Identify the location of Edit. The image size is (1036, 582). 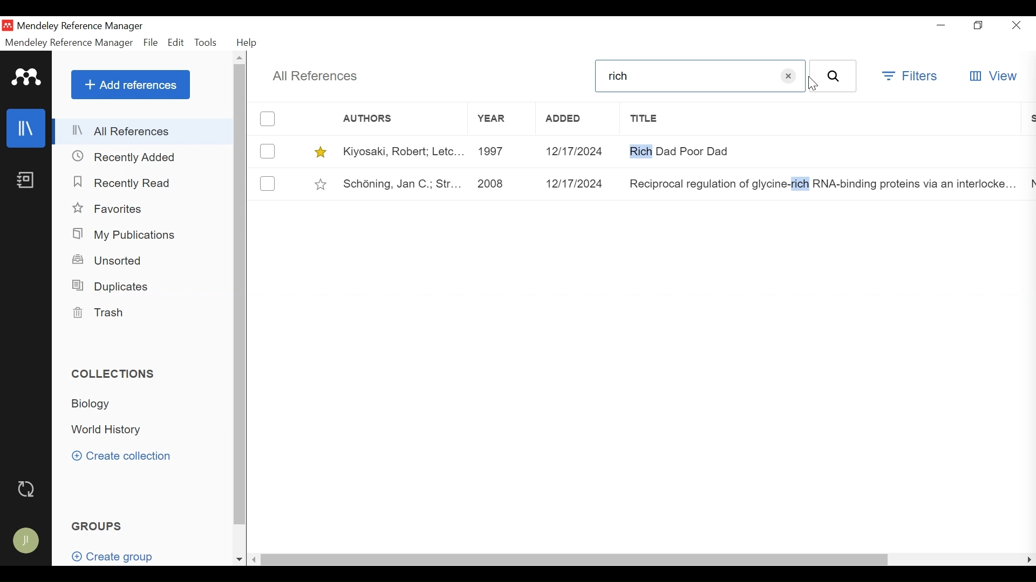
(176, 42).